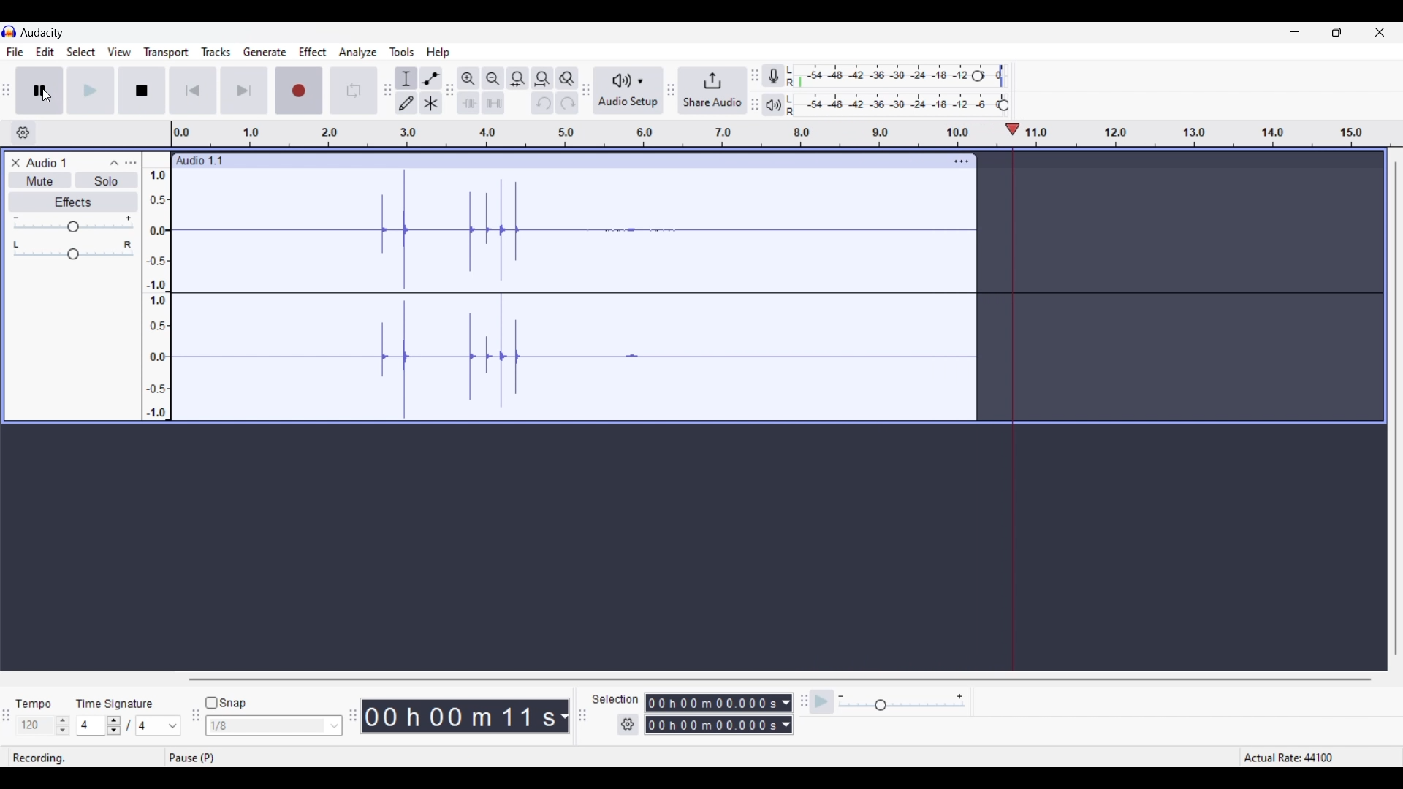 The height and width of the screenshot is (789, 1403). What do you see at coordinates (350, 713) in the screenshot?
I see `toolbar` at bounding box center [350, 713].